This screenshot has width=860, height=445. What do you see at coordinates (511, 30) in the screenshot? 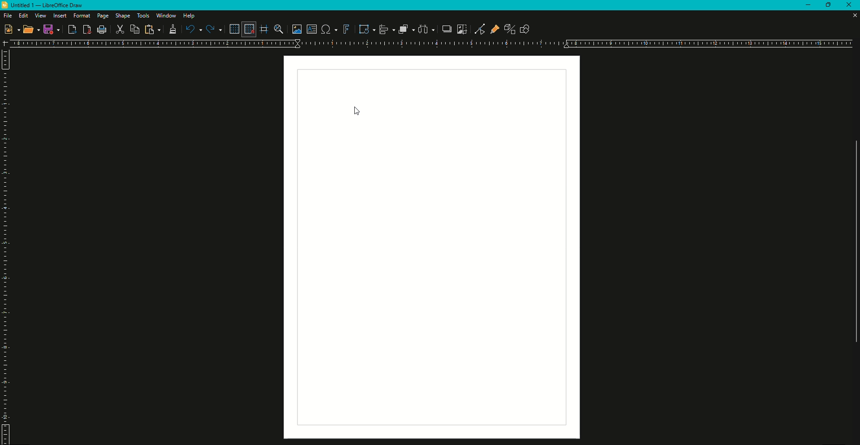
I see `Toggle Extrusion` at bounding box center [511, 30].